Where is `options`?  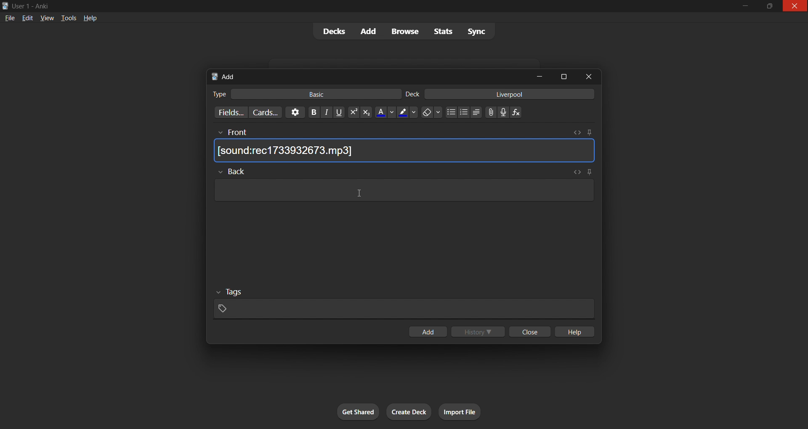
options is located at coordinates (293, 112).